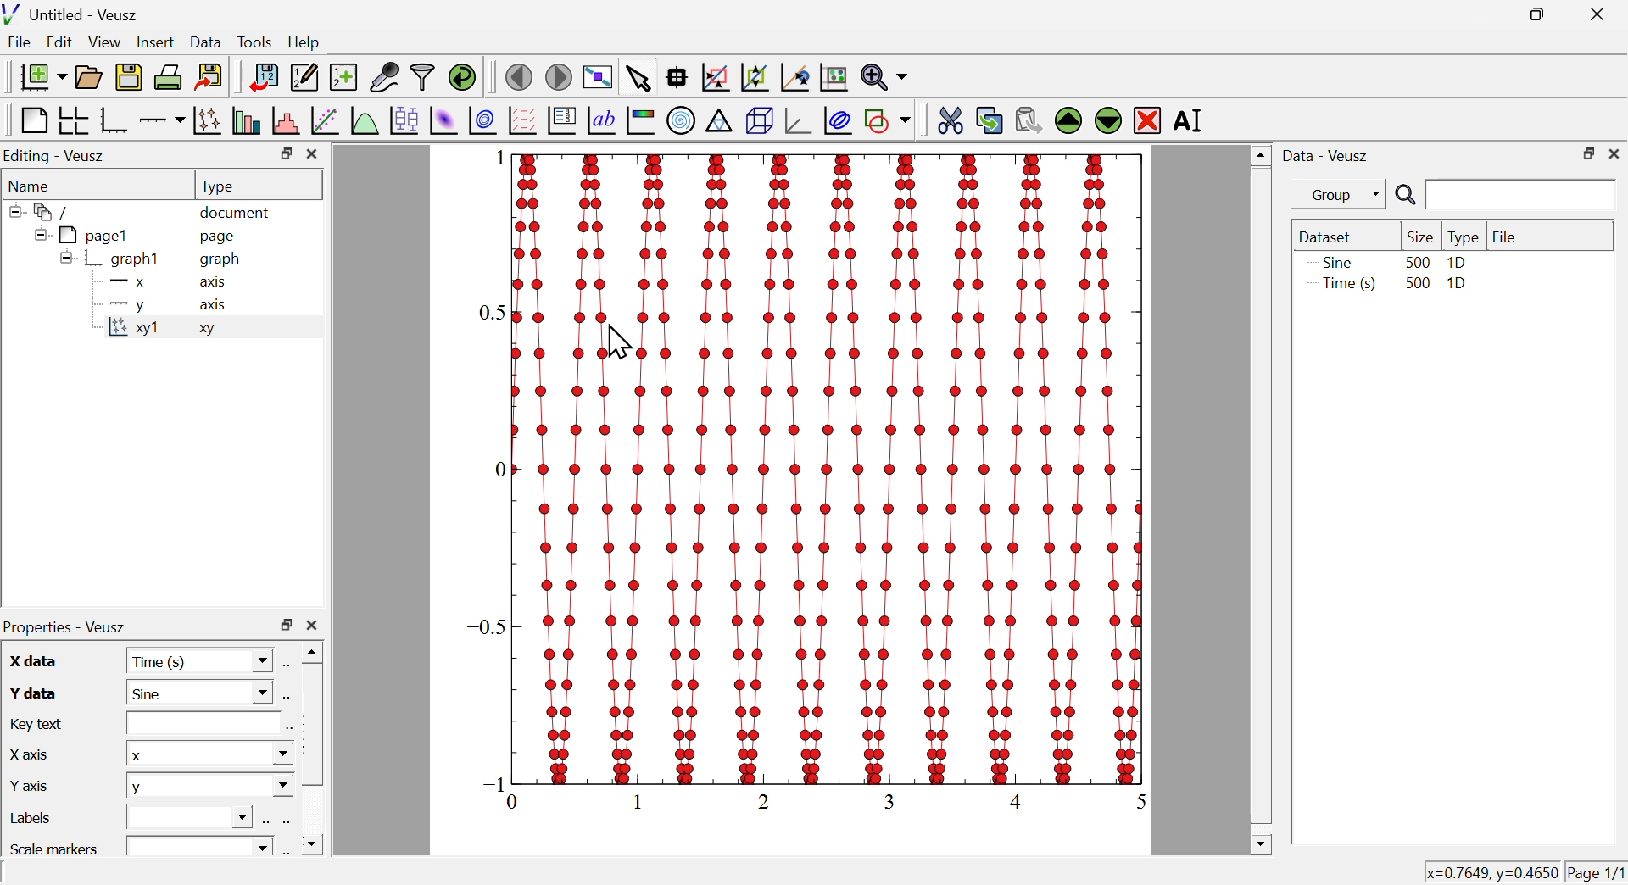 This screenshot has width=1628, height=885. What do you see at coordinates (199, 695) in the screenshot?
I see `sine` at bounding box center [199, 695].